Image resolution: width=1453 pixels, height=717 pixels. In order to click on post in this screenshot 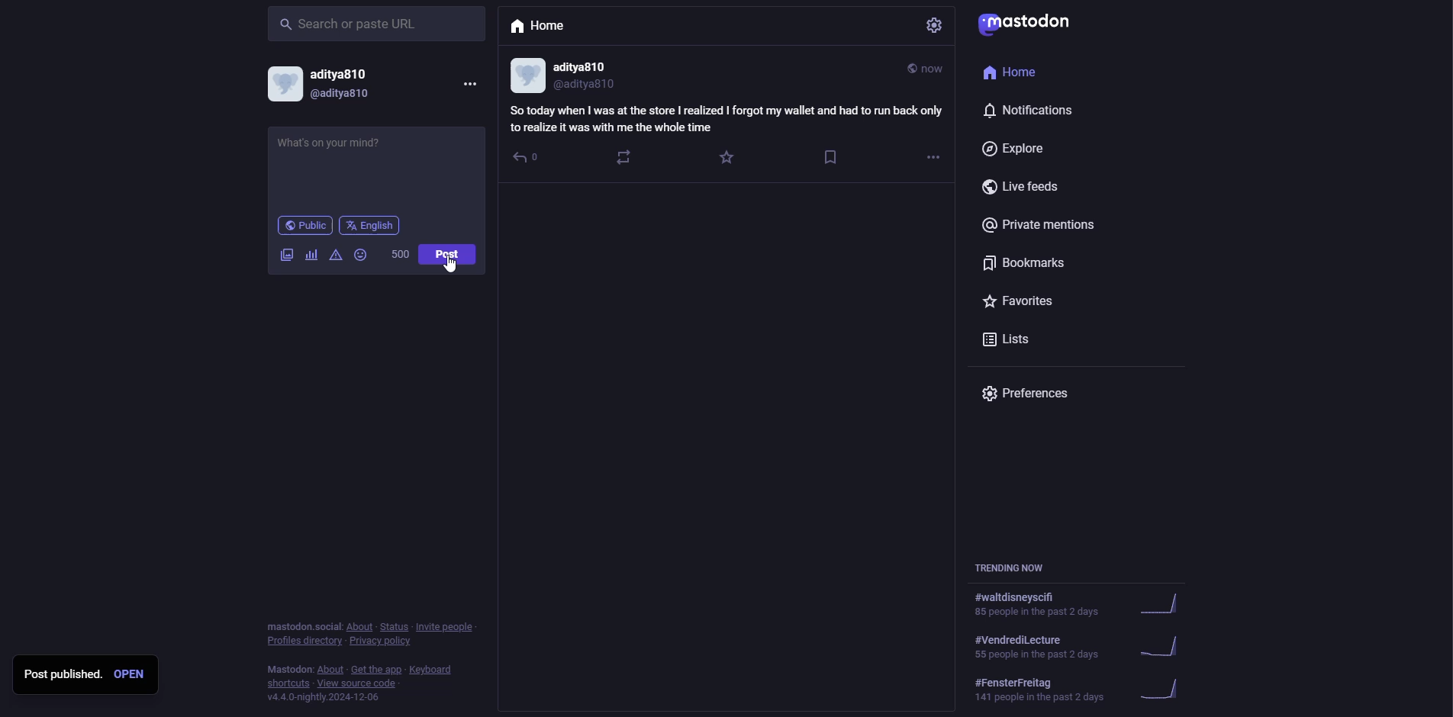, I will do `click(726, 118)`.